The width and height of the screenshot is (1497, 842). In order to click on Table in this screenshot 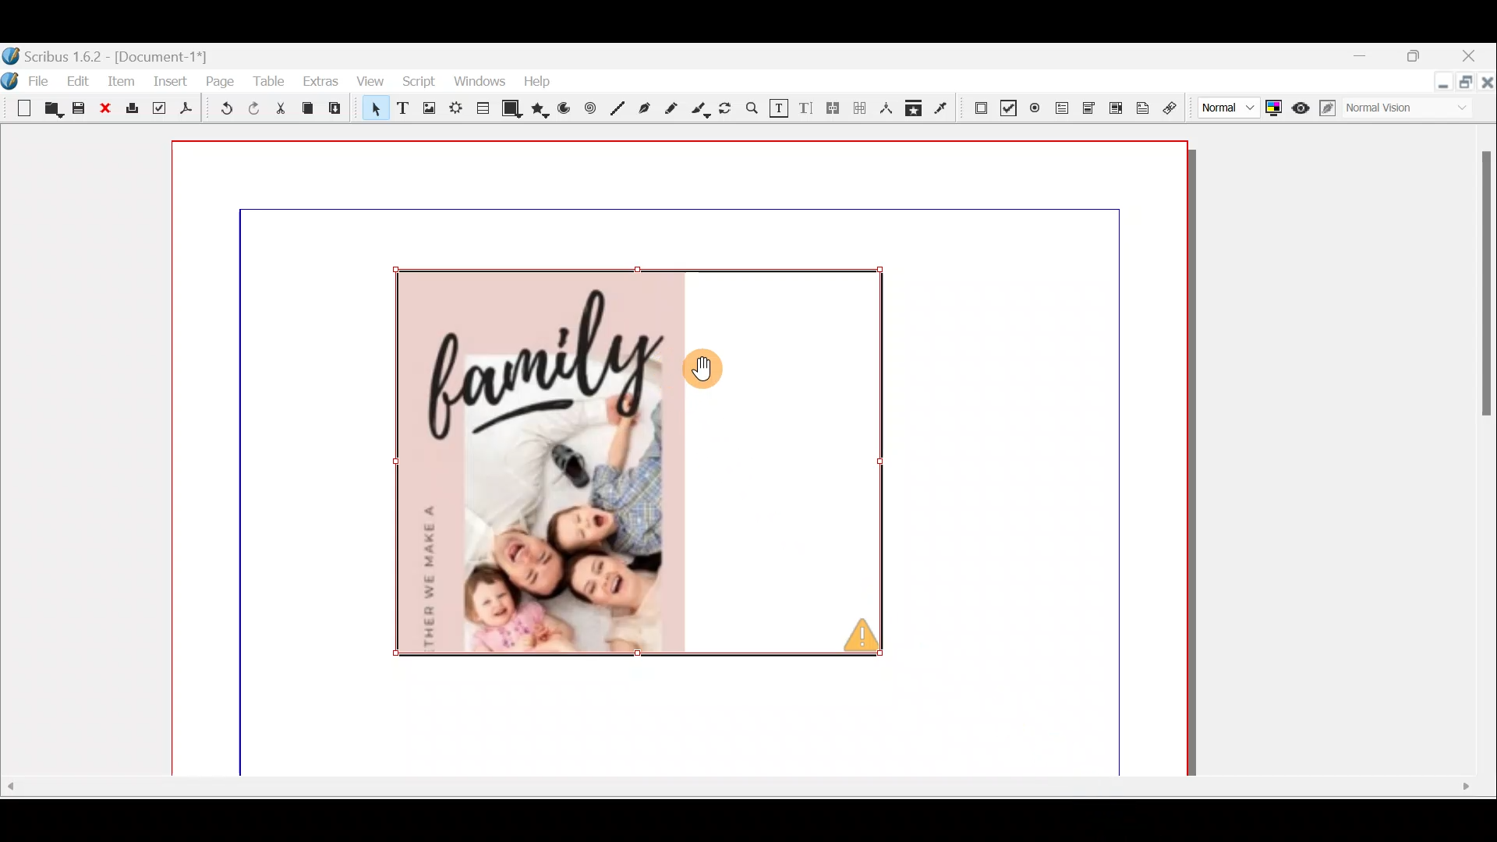, I will do `click(480, 106)`.